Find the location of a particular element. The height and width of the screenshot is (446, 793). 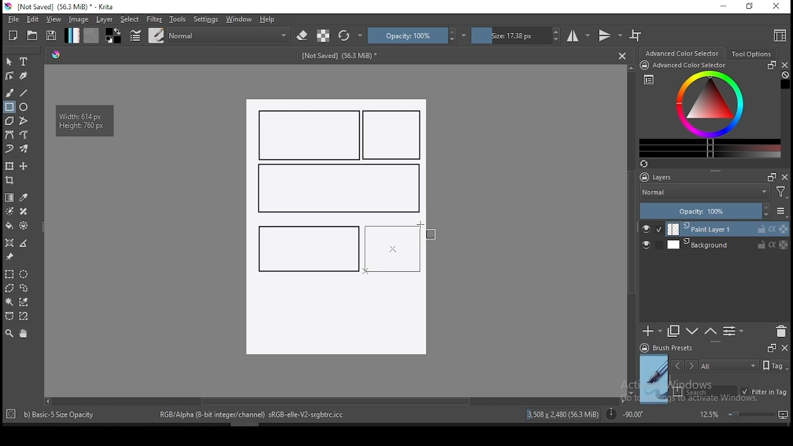

gradient tool is located at coordinates (10, 198).